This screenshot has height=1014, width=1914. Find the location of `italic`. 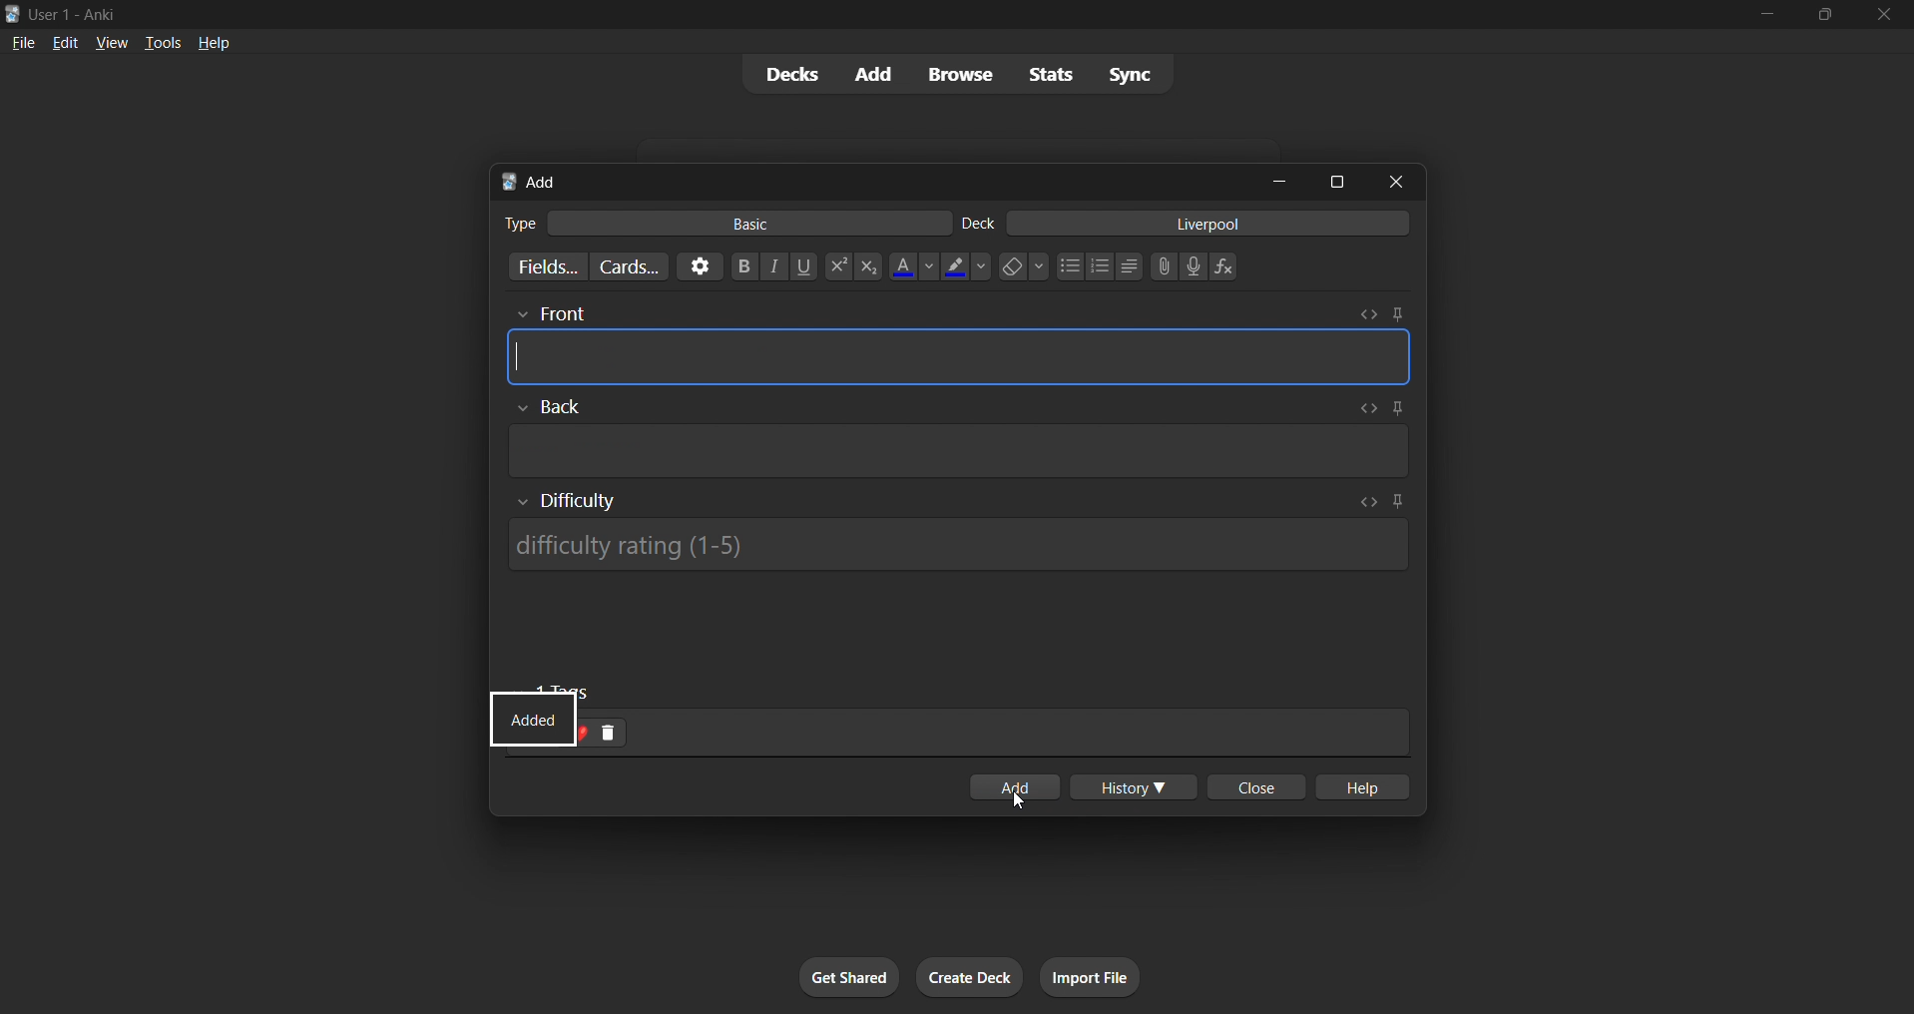

italic is located at coordinates (776, 268).